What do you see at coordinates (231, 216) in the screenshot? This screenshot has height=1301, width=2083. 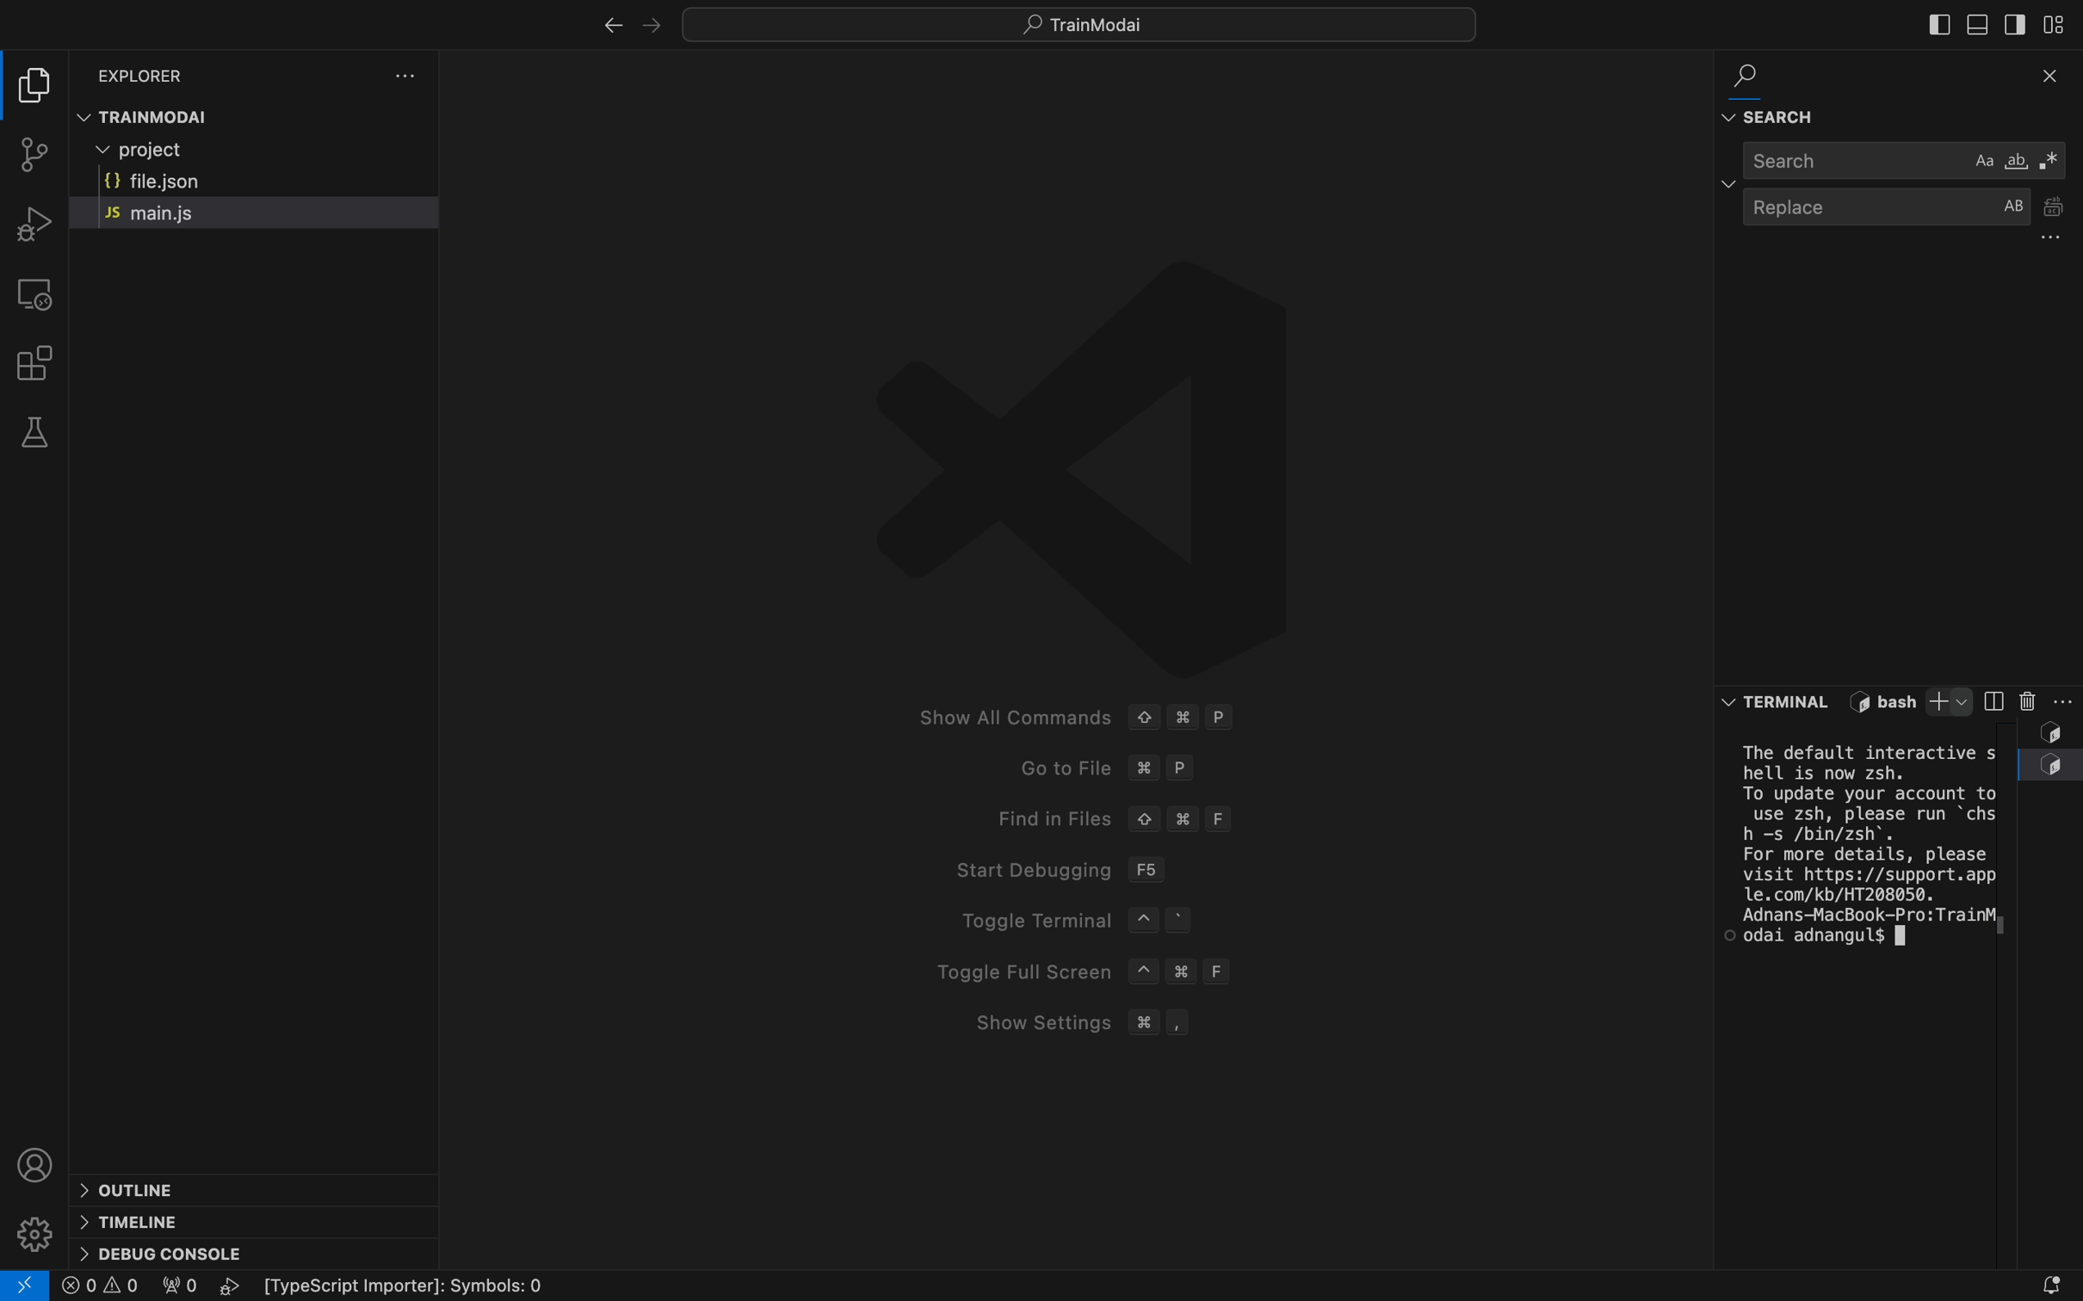 I see `main.js` at bounding box center [231, 216].